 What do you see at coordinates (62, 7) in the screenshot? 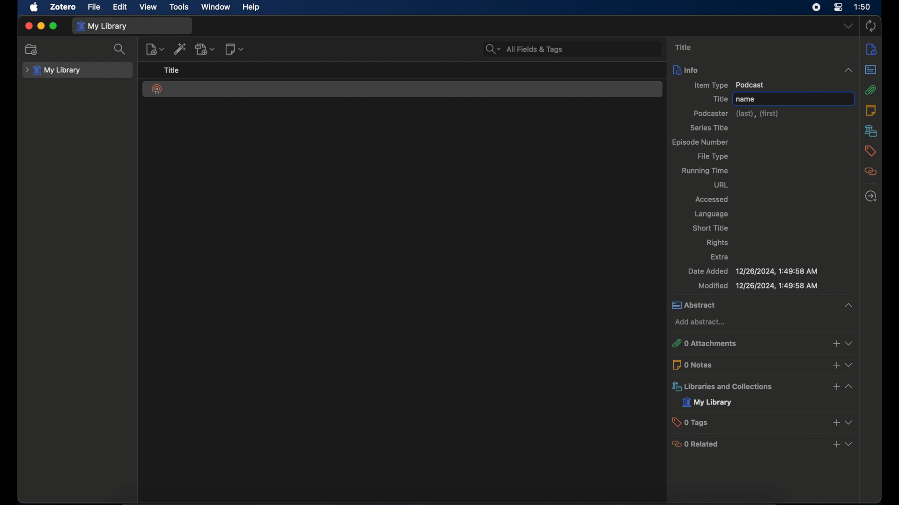
I see `zotero` at bounding box center [62, 7].